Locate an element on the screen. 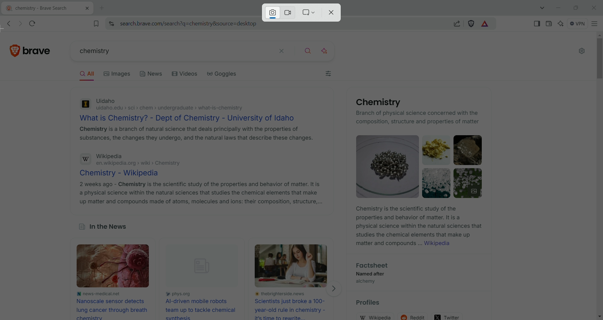 This screenshot has width=603, height=320. go forward is located at coordinates (19, 24).